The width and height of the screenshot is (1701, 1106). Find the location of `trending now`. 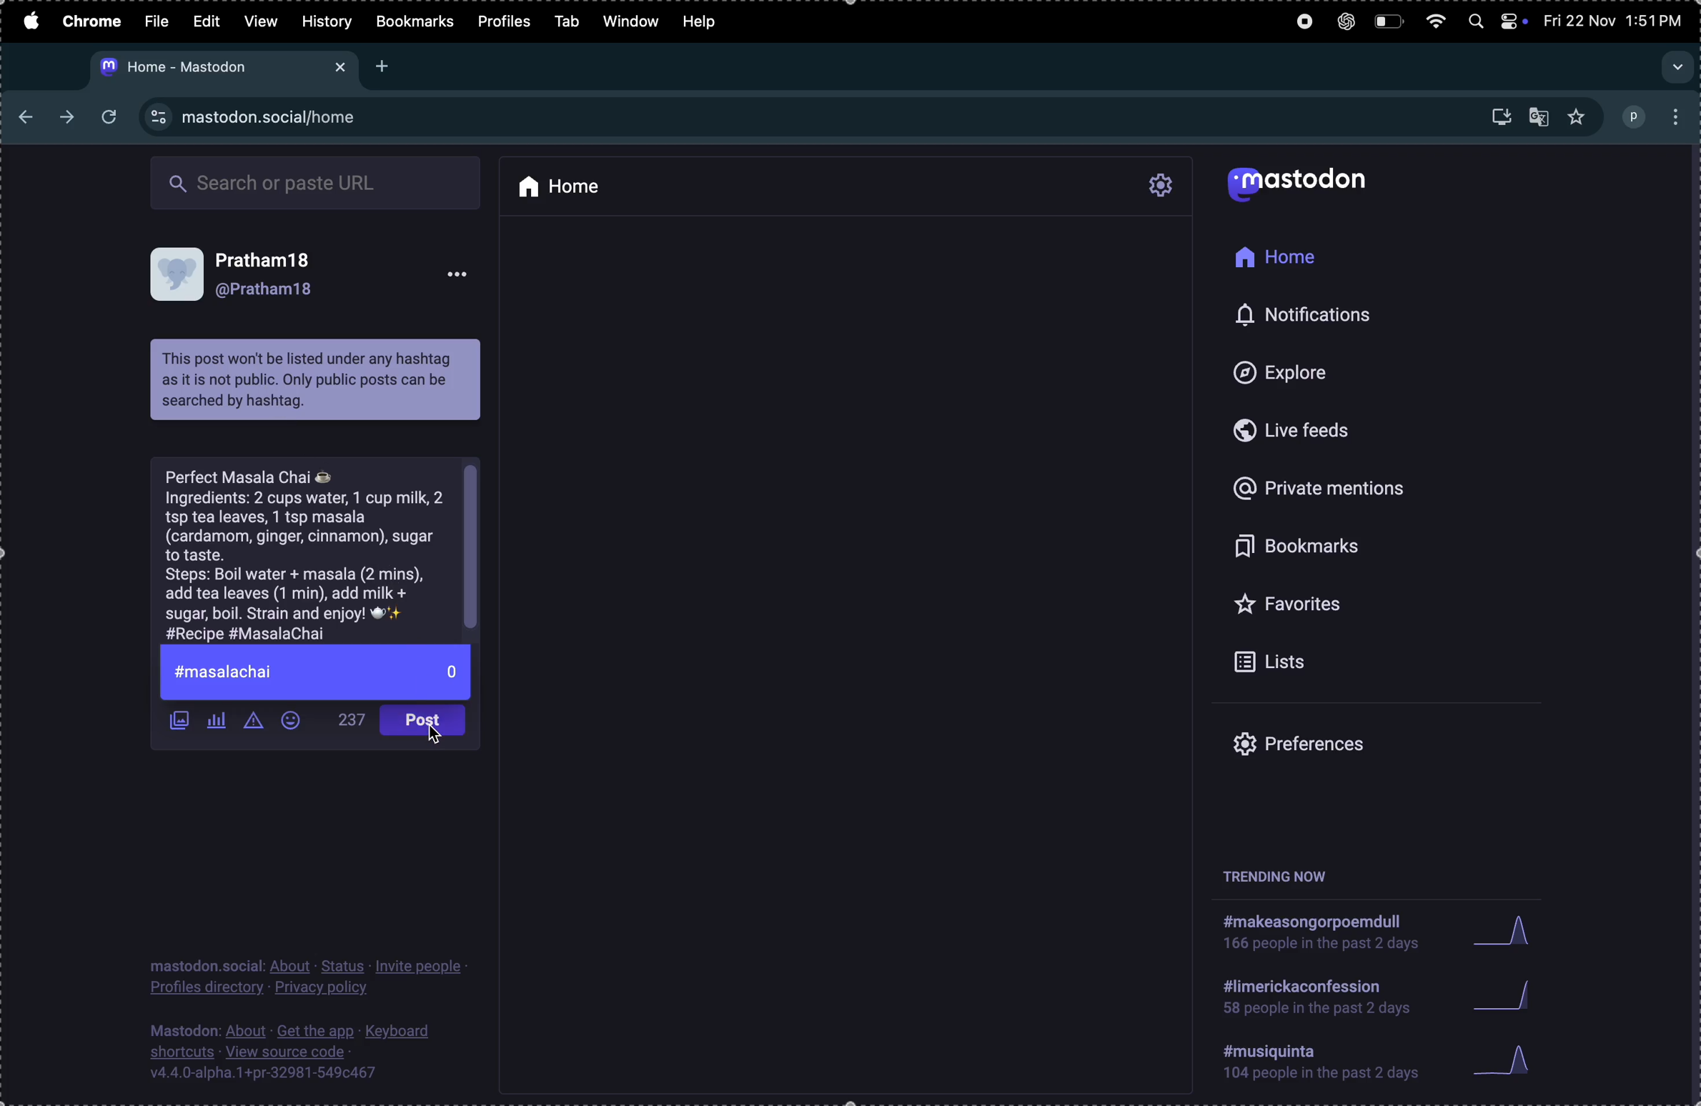

trending now is located at coordinates (1277, 875).